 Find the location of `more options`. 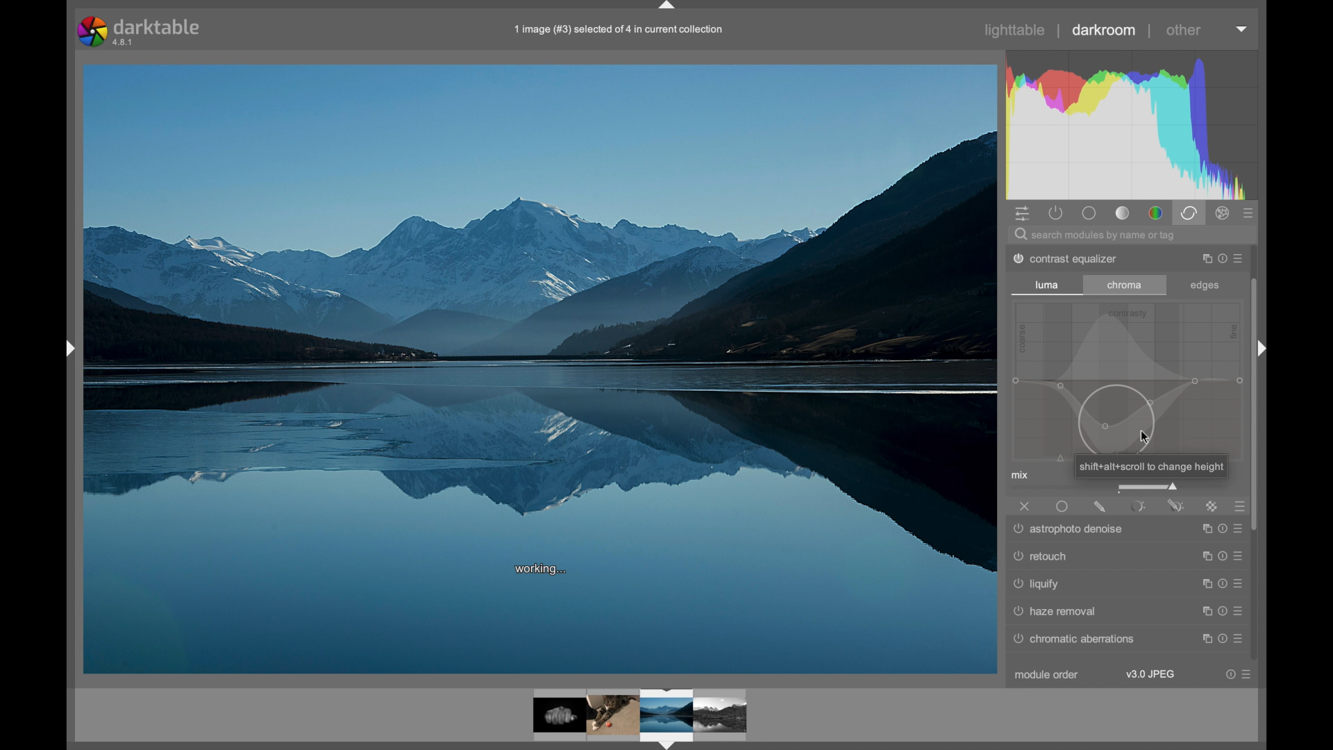

more options is located at coordinates (1218, 641).